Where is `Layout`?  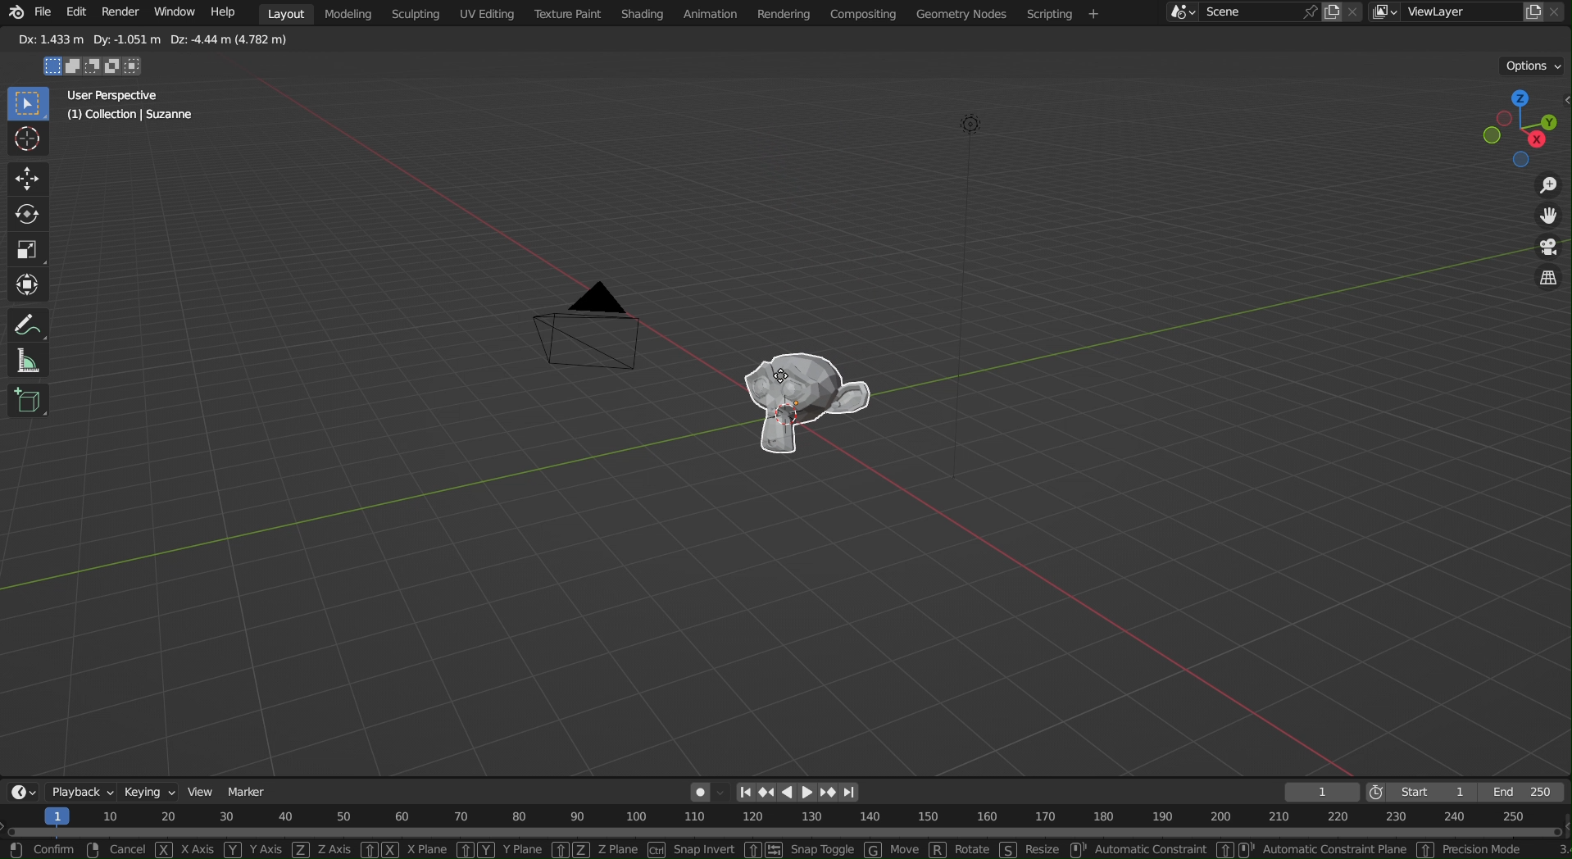 Layout is located at coordinates (284, 12).